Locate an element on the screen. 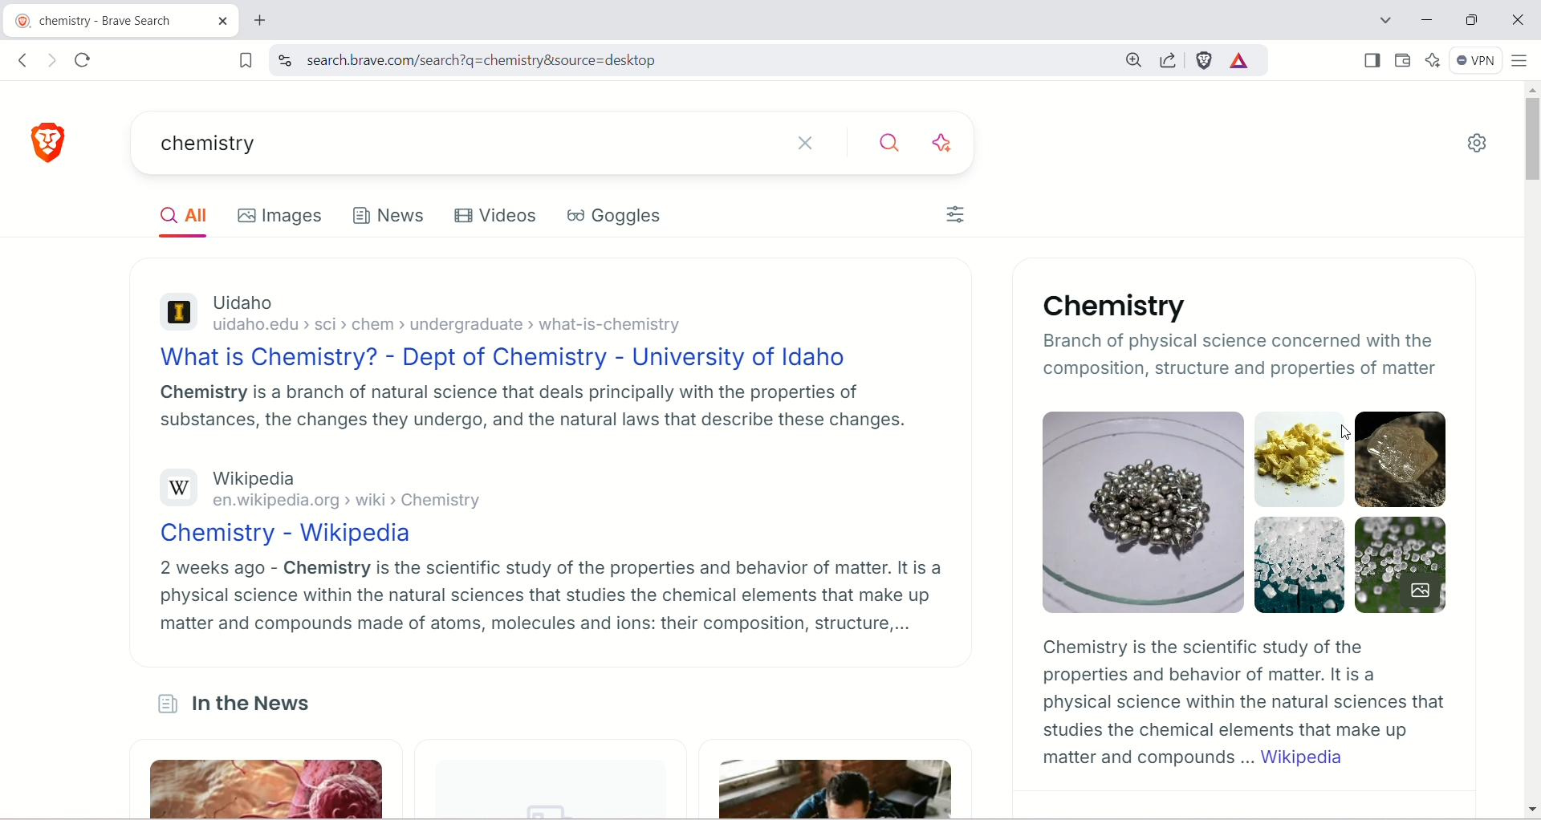 The width and height of the screenshot is (1541, 820). close is located at coordinates (223, 20).